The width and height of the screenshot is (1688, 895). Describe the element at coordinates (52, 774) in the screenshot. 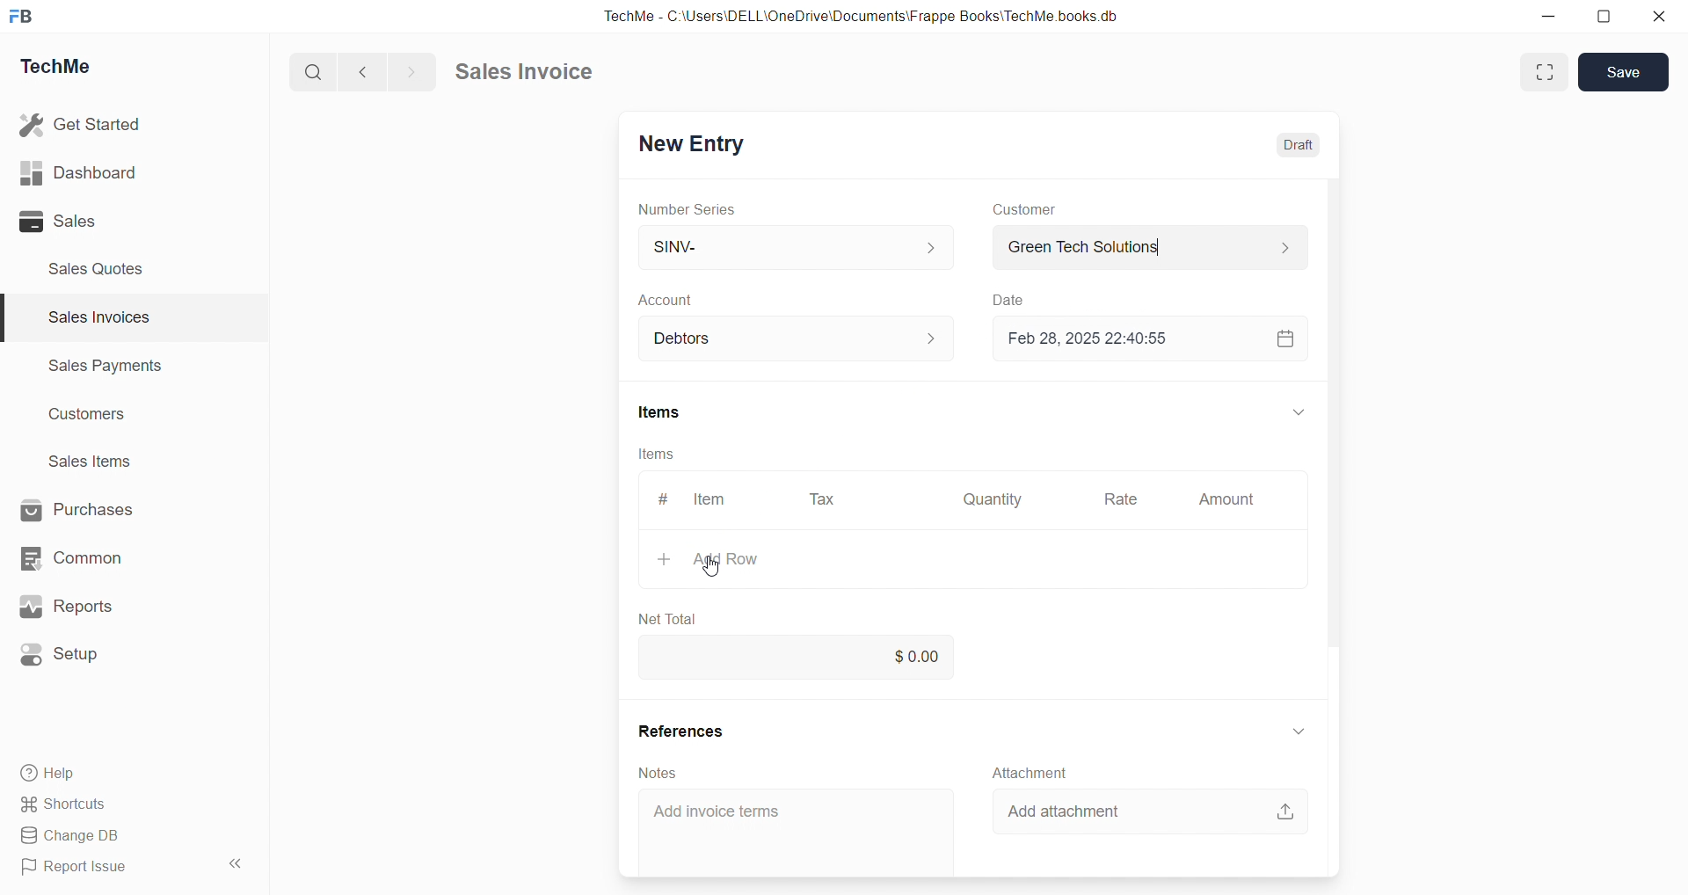

I see `Help` at that location.